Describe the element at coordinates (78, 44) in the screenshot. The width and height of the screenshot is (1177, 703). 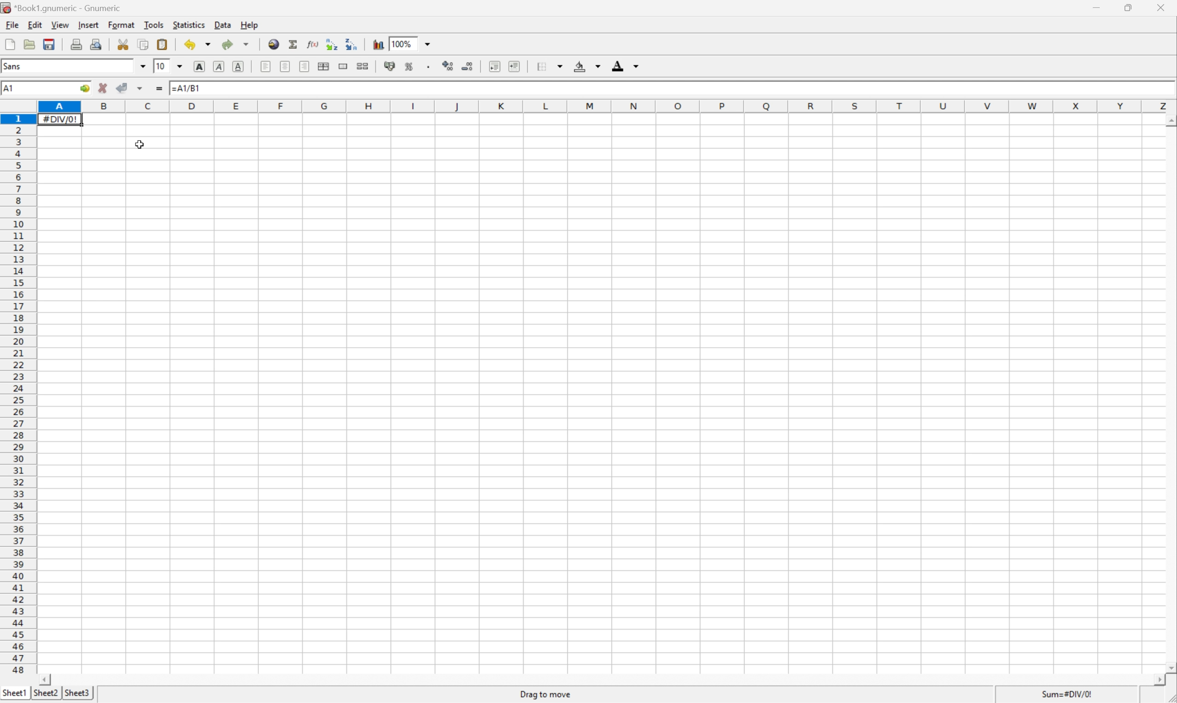
I see `Print the current file` at that location.